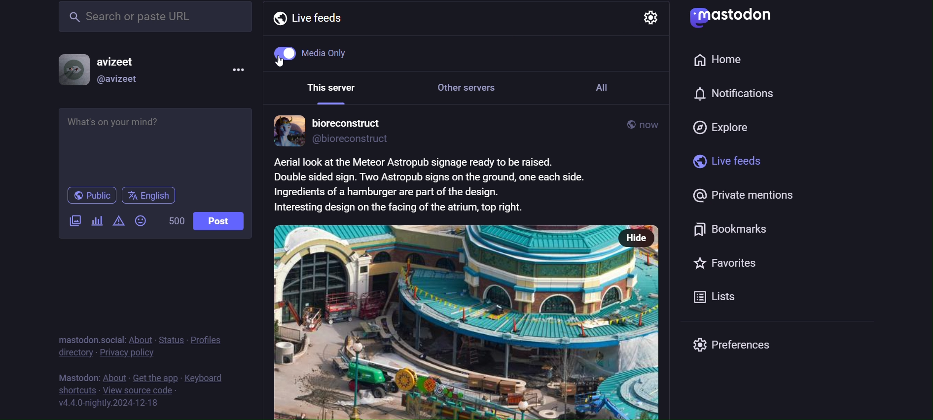 The image size is (933, 420). Describe the element at coordinates (73, 391) in the screenshot. I see `shortcuts` at that location.